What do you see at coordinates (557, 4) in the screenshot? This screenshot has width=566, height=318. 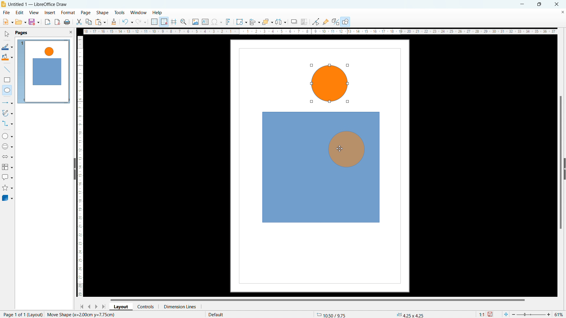 I see `close` at bounding box center [557, 4].